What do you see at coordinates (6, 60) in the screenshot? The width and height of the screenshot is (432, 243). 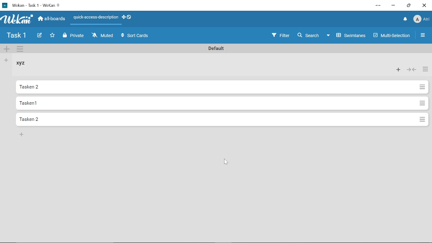 I see `Add list` at bounding box center [6, 60].